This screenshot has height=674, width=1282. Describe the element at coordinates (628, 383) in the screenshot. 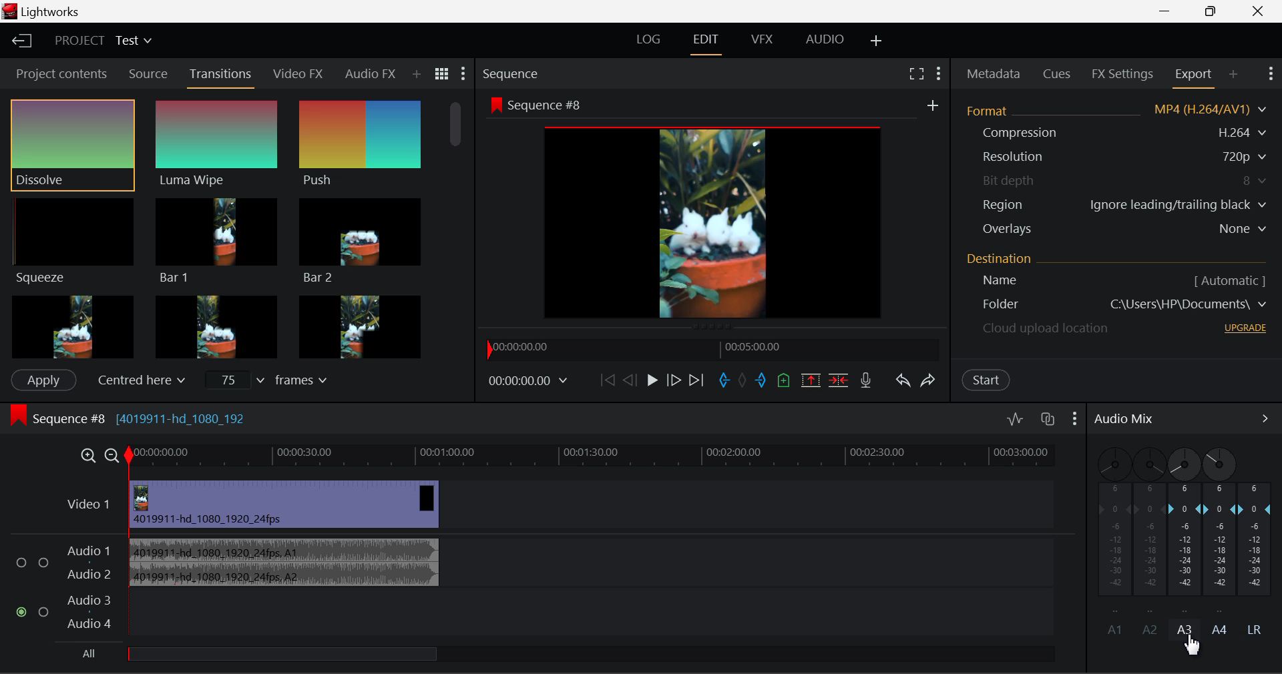

I see `Go Back` at that location.